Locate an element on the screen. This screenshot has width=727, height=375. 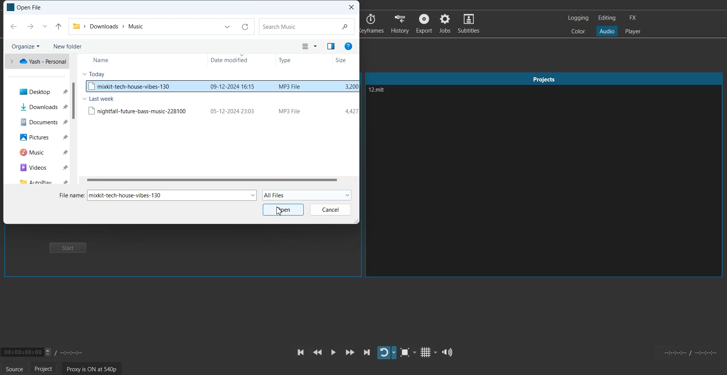
New Folder is located at coordinates (69, 46).